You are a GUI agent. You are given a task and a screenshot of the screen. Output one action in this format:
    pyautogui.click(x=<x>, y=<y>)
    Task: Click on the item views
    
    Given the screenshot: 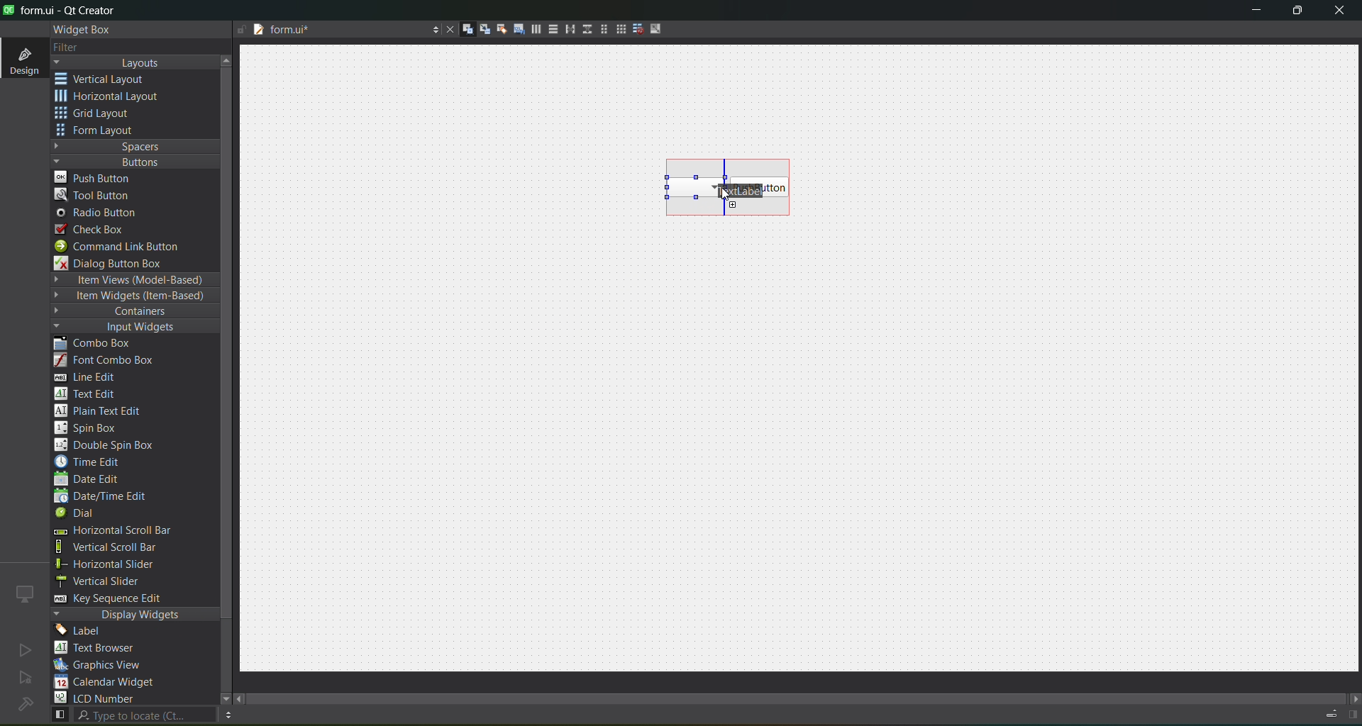 What is the action you would take?
    pyautogui.click(x=133, y=281)
    